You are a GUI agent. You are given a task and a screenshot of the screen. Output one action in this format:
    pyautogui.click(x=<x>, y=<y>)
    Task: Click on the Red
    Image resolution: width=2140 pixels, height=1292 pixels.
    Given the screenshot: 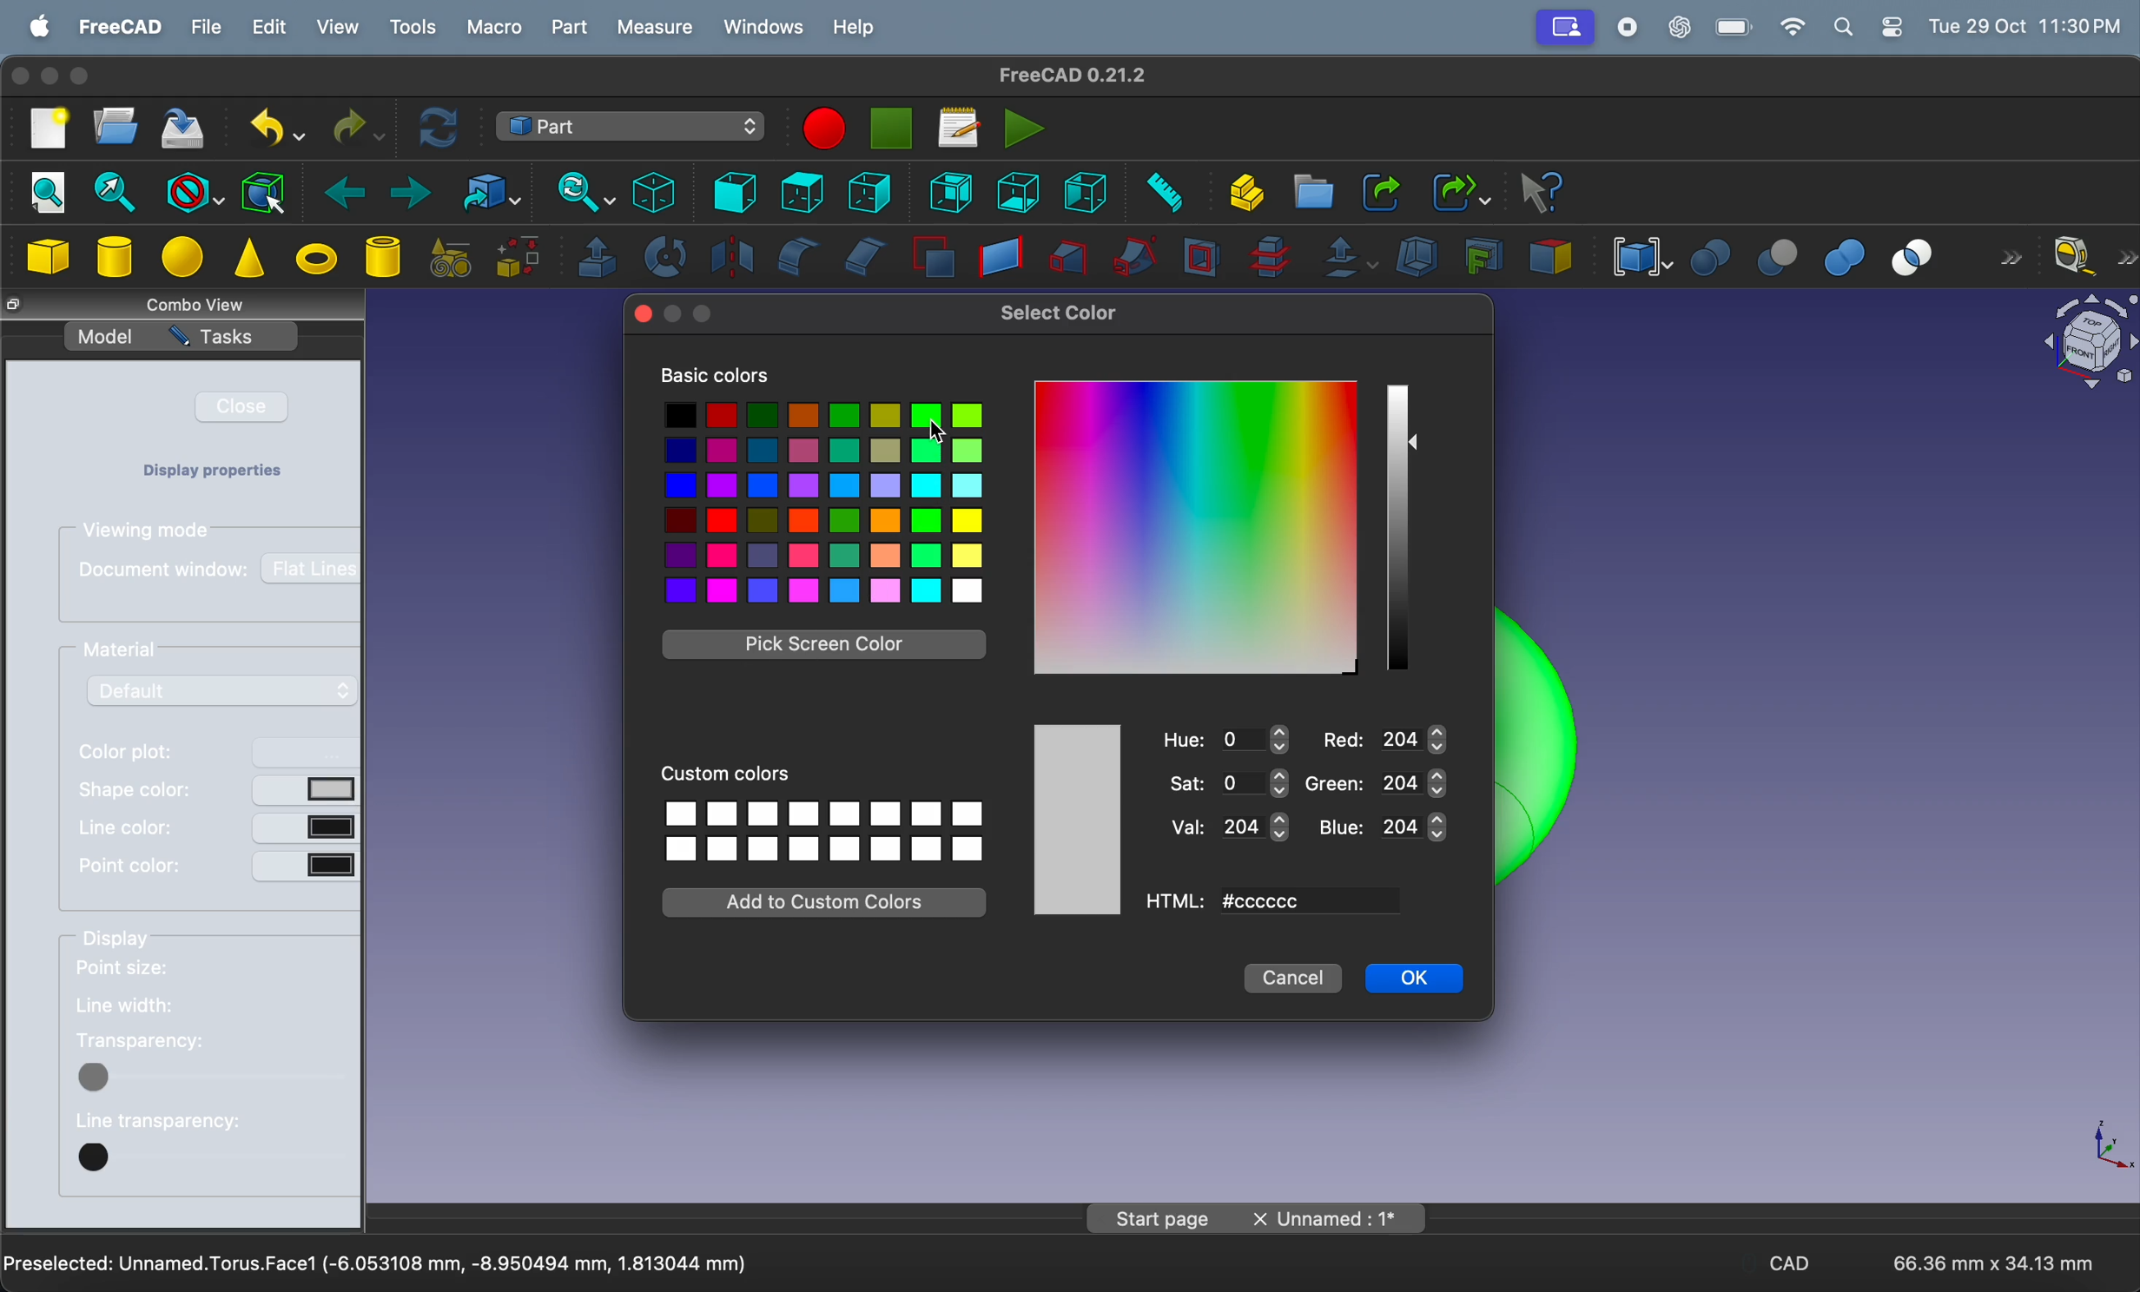 What is the action you would take?
    pyautogui.click(x=1384, y=740)
    